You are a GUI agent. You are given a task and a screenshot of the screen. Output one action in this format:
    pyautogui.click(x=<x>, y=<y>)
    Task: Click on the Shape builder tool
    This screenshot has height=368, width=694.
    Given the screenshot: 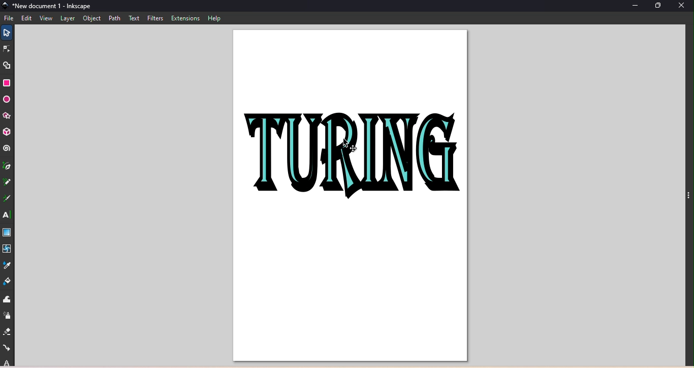 What is the action you would take?
    pyautogui.click(x=10, y=65)
    